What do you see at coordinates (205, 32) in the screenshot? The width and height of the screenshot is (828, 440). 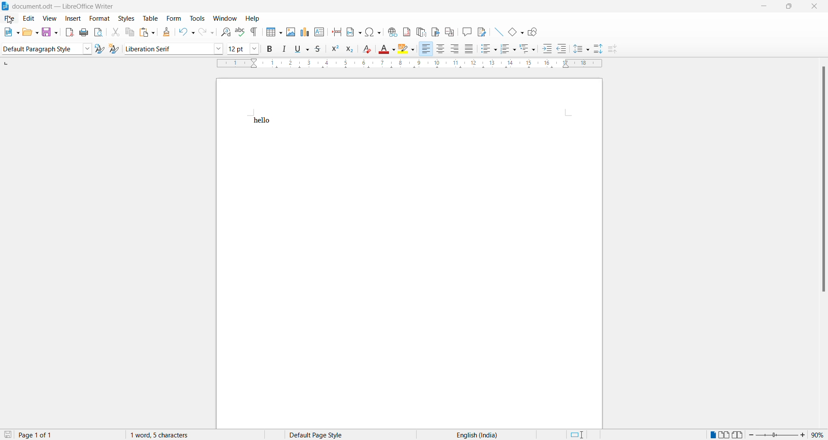 I see `Redo` at bounding box center [205, 32].